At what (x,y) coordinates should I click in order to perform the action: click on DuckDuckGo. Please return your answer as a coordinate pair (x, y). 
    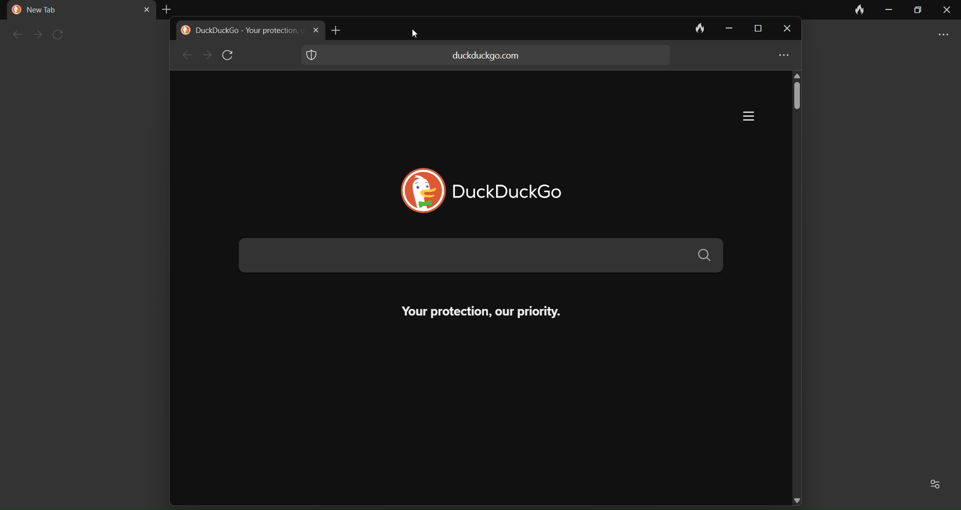
    Looking at the image, I should click on (513, 190).